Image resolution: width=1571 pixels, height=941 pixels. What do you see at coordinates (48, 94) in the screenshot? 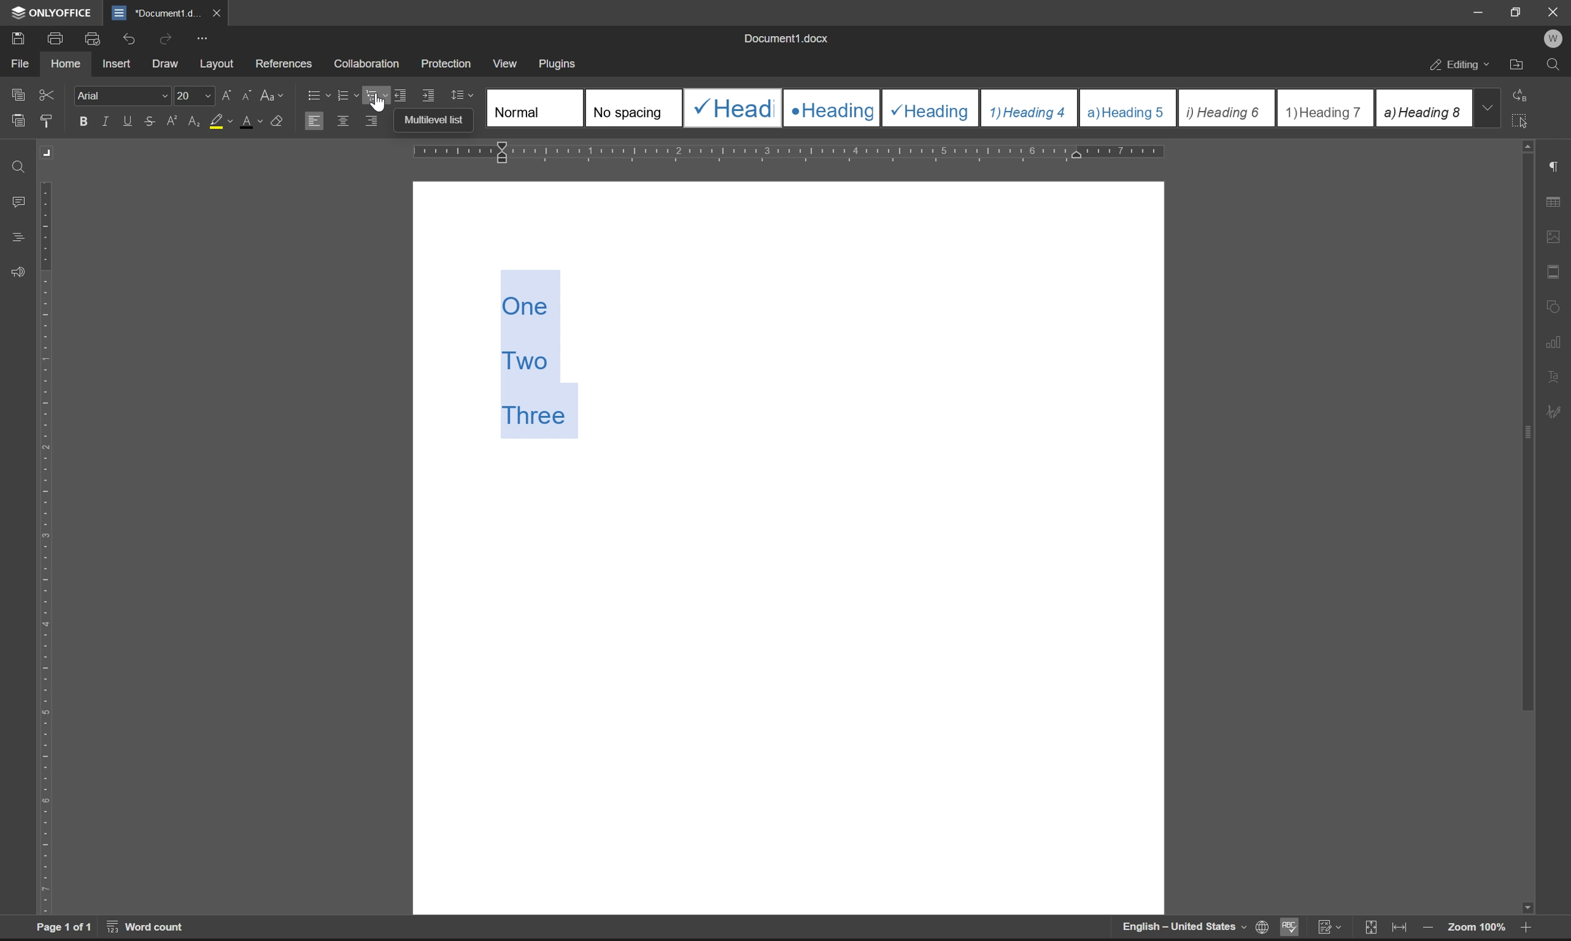
I see `cut` at bounding box center [48, 94].